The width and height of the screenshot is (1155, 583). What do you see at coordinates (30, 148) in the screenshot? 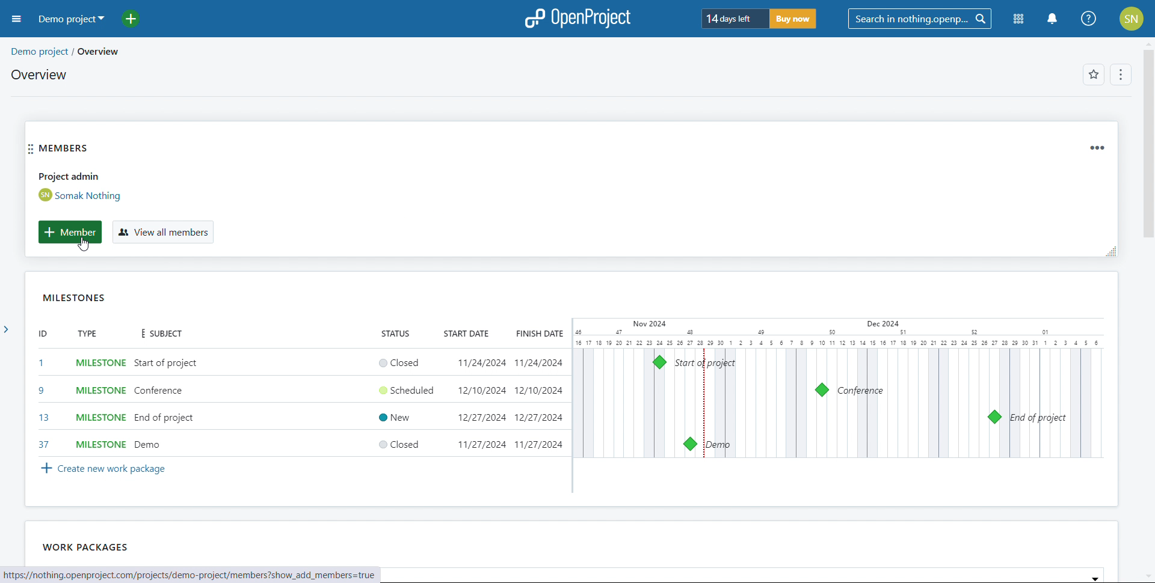
I see `move widget` at bounding box center [30, 148].